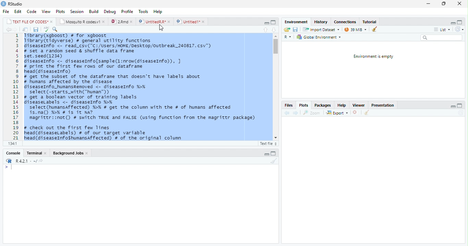 The image size is (468, 246). What do you see at coordinates (104, 133) in the screenshot?
I see `# check out the first few Tines
head(diseaseLabels) # of our target variable
head(diseaseInfoShumansaffected) # of the original column` at bounding box center [104, 133].